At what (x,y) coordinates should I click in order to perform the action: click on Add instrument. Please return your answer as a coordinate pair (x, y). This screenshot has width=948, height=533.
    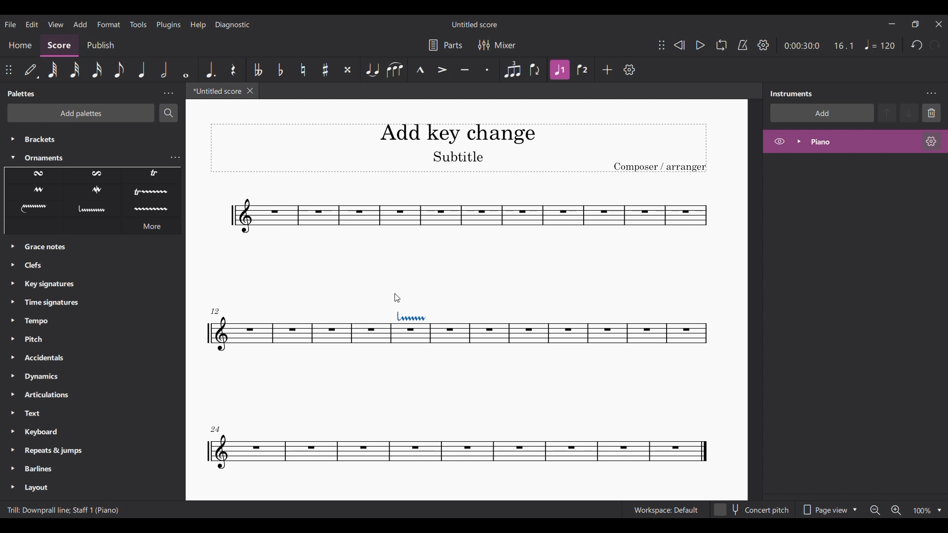
    Looking at the image, I should click on (822, 113).